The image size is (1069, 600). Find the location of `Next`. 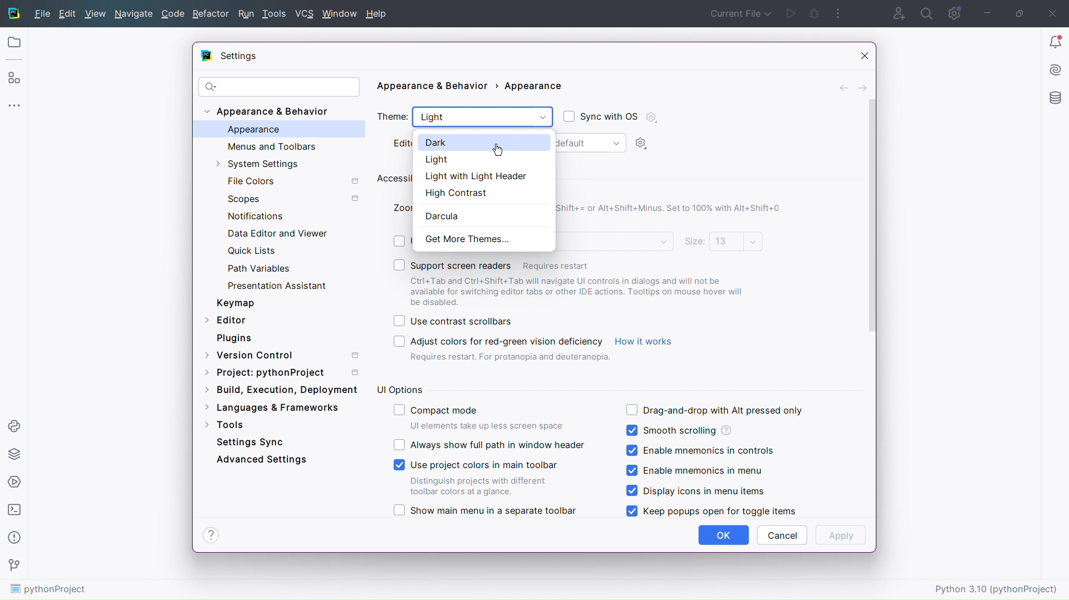

Next is located at coordinates (864, 87).